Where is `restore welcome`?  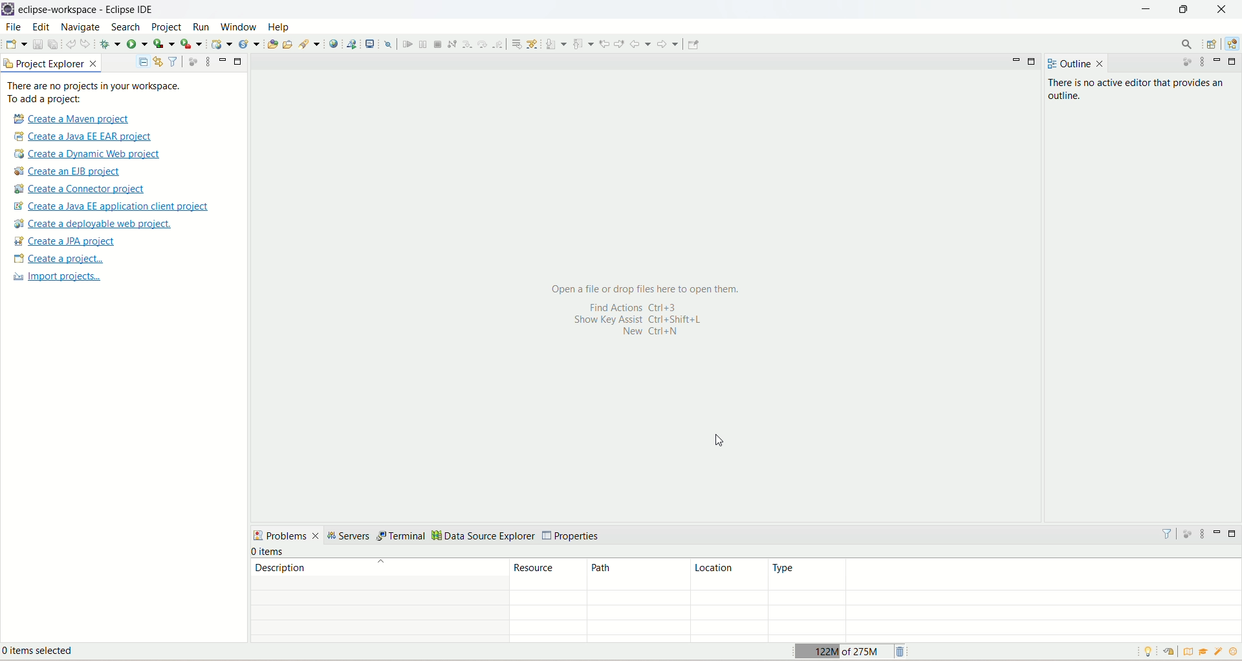 restore welcome is located at coordinates (1168, 652).